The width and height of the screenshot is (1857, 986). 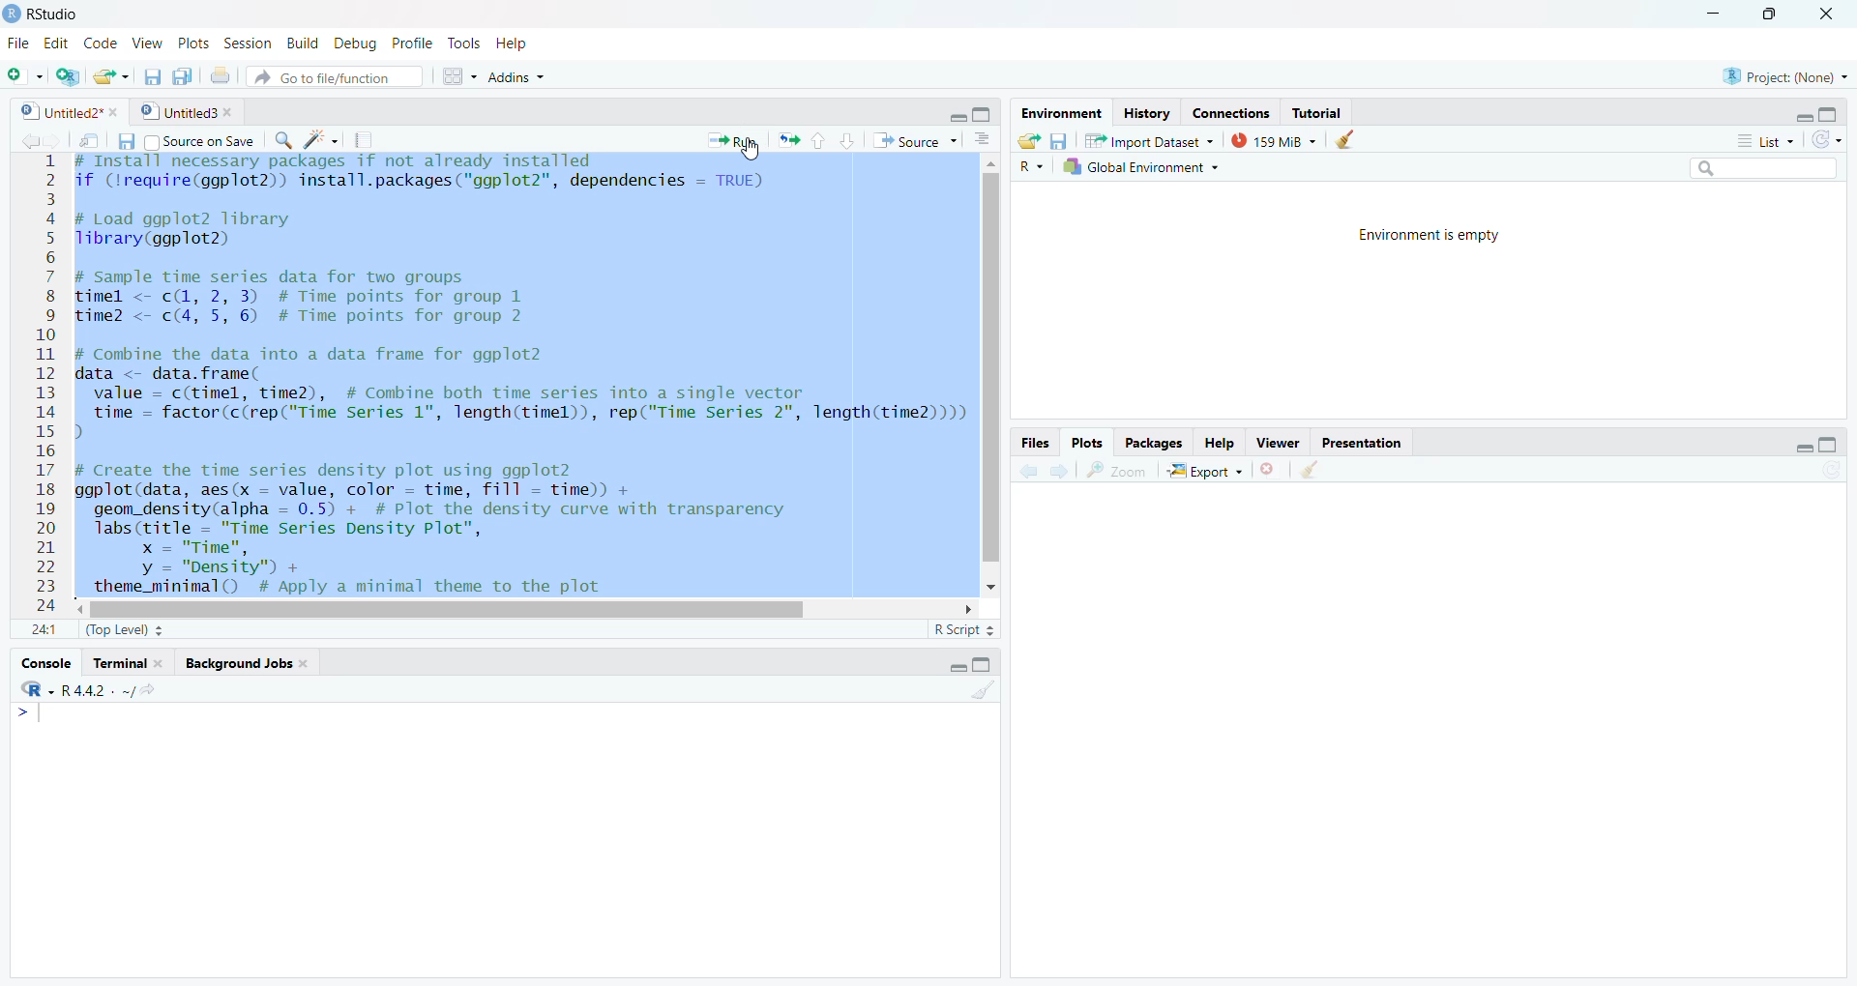 What do you see at coordinates (98, 690) in the screenshot?
I see `R442 . ~/` at bounding box center [98, 690].